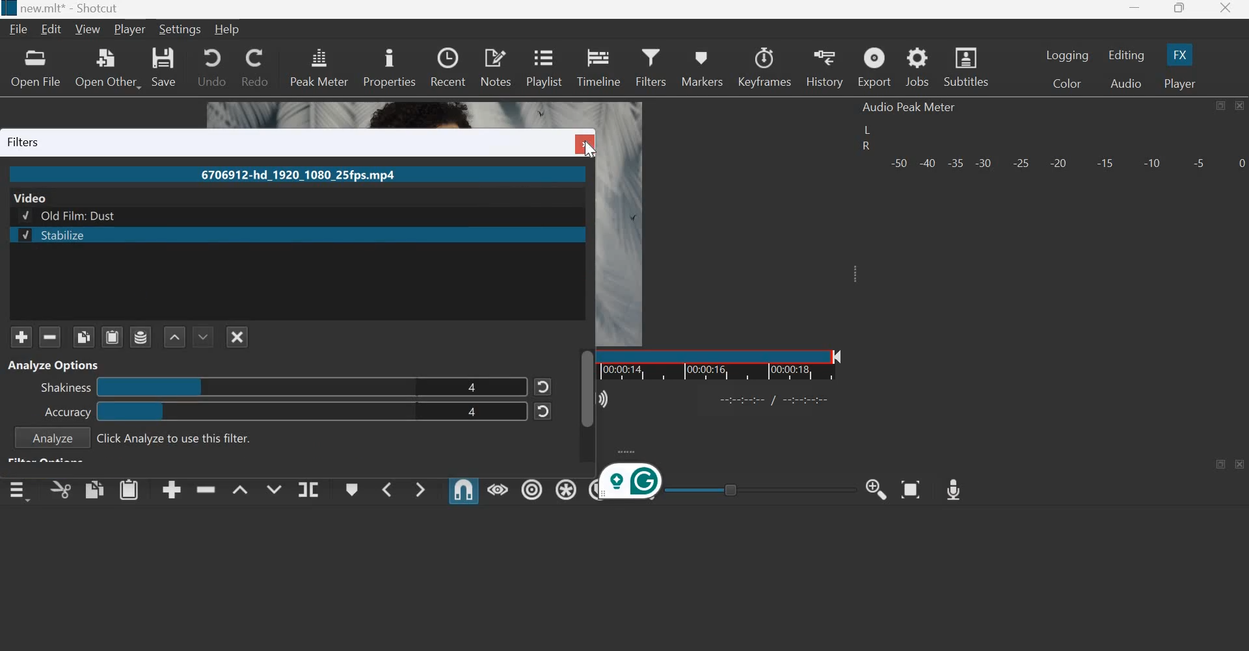  Describe the element at coordinates (448, 67) in the screenshot. I see `Recent` at that location.